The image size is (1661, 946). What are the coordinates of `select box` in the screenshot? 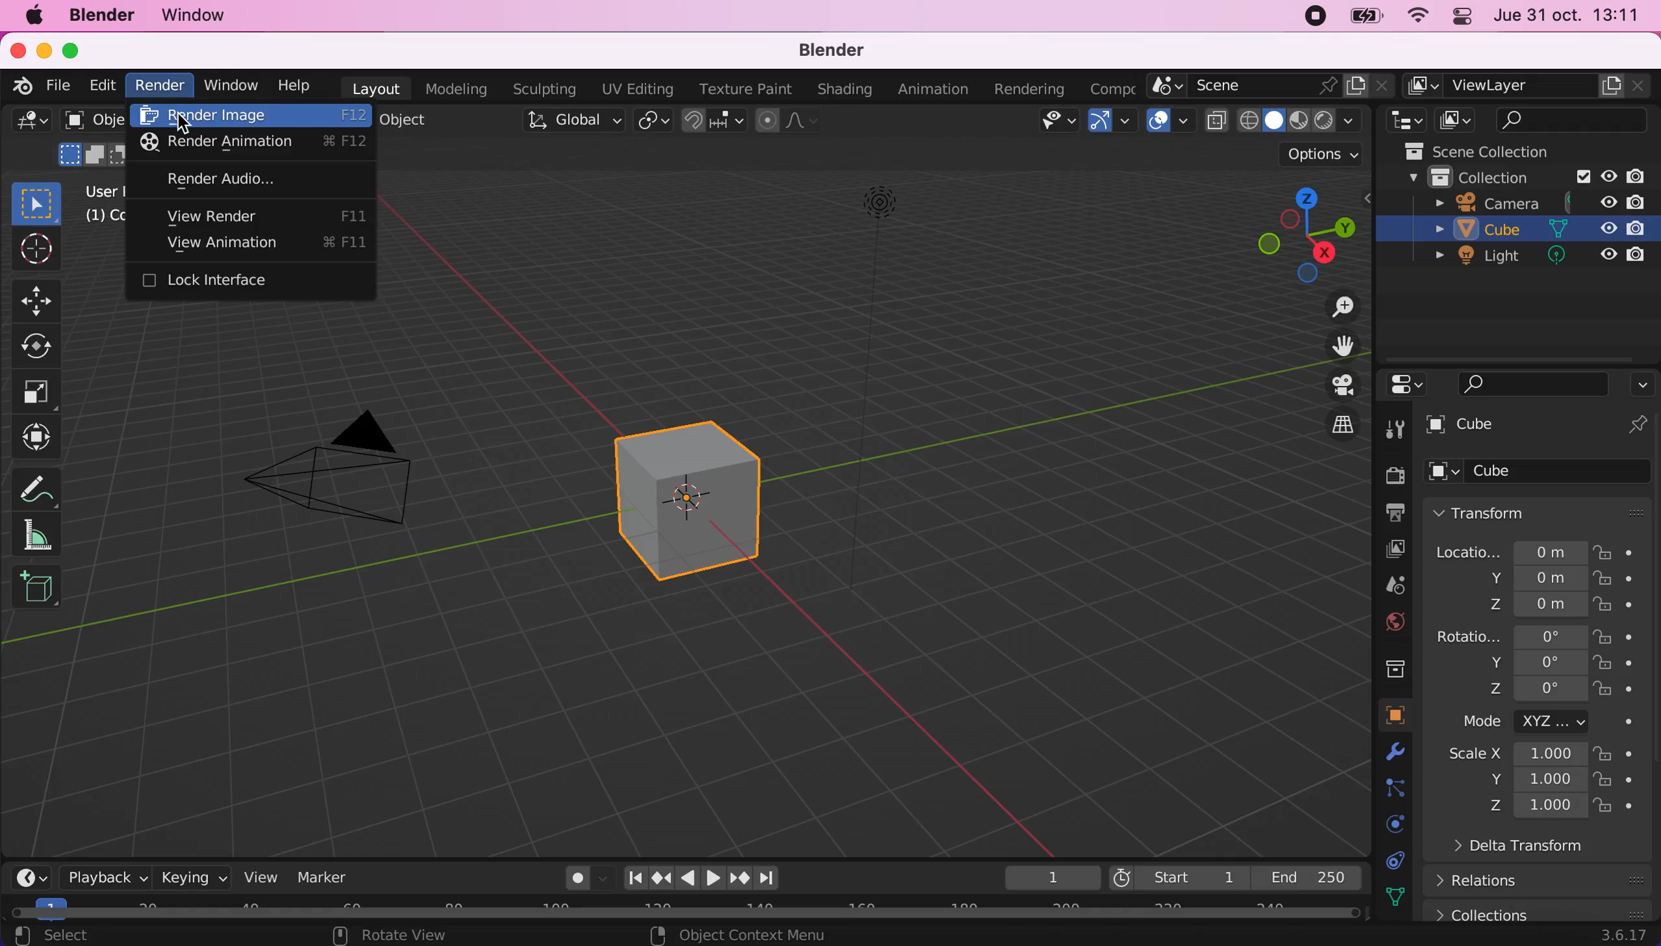 It's located at (37, 202).